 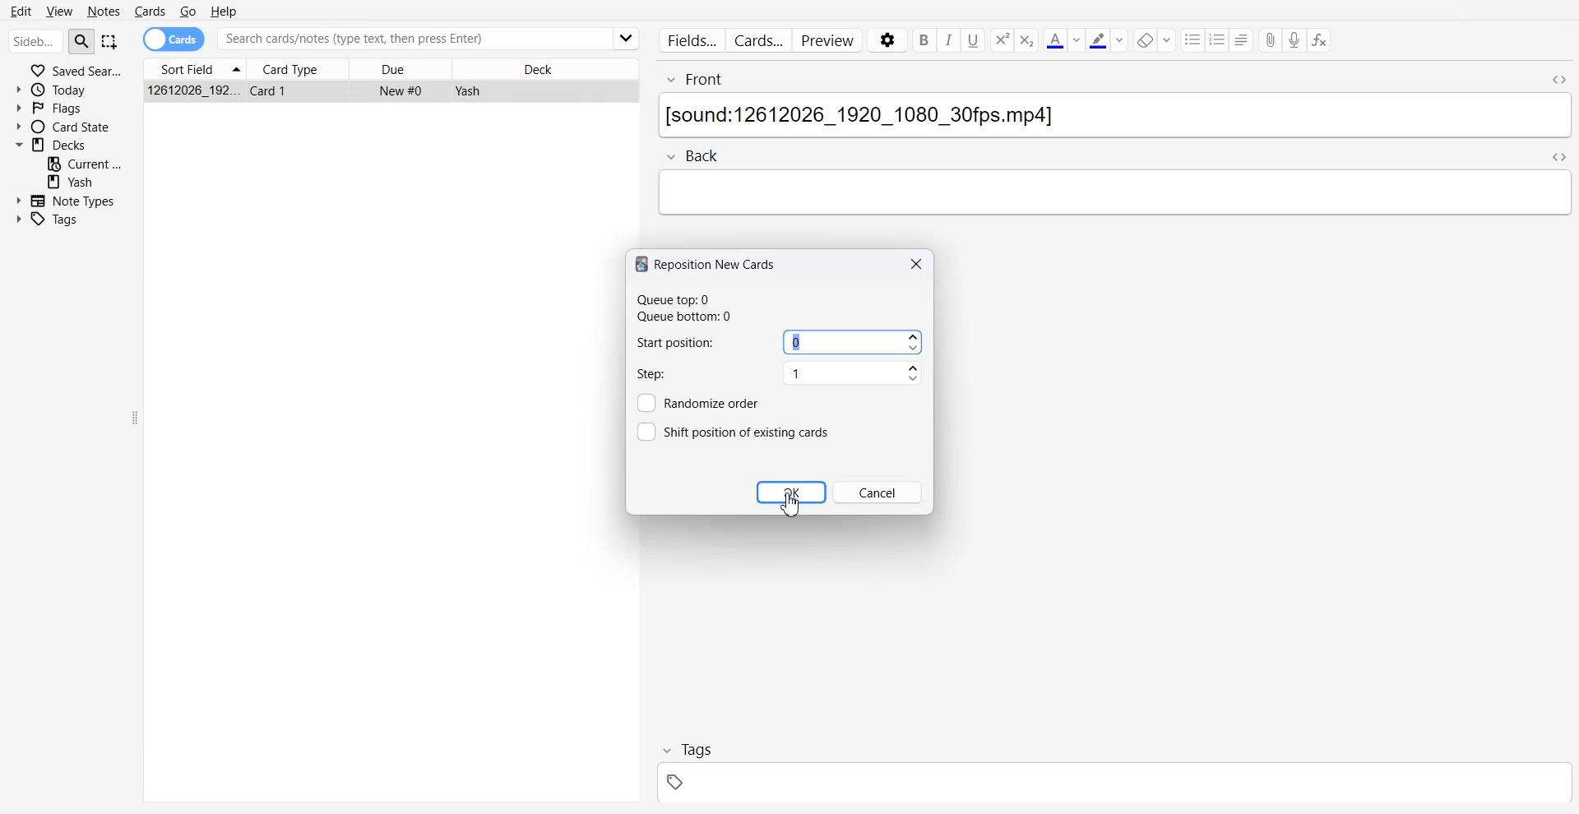 What do you see at coordinates (831, 41) in the screenshot?
I see `Preview` at bounding box center [831, 41].